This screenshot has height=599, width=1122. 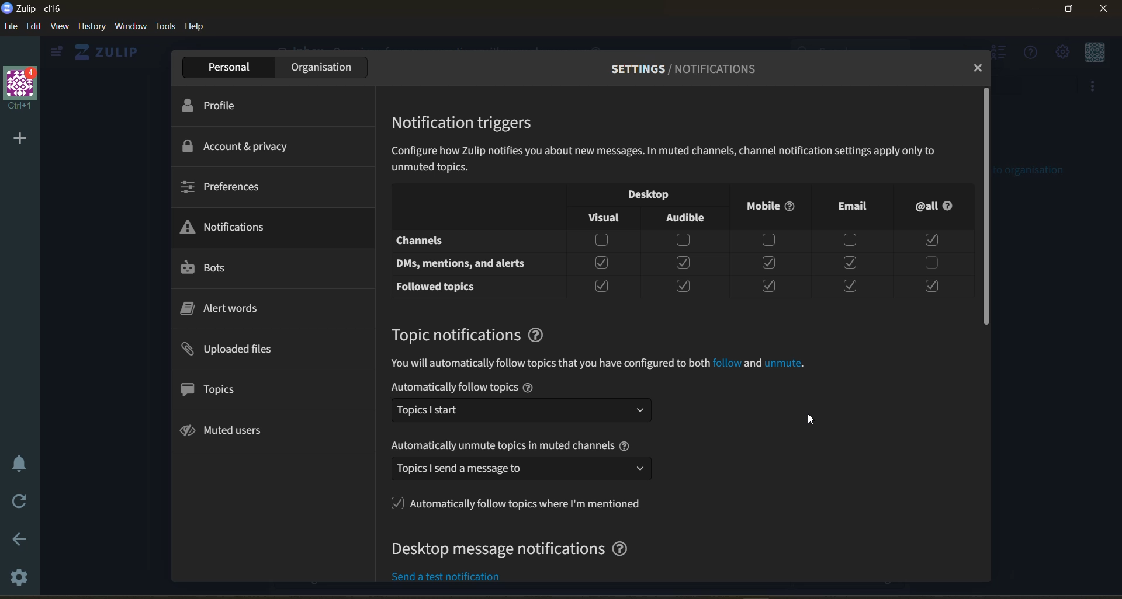 What do you see at coordinates (517, 470) in the screenshot?
I see `send meesage dropdown` at bounding box center [517, 470].